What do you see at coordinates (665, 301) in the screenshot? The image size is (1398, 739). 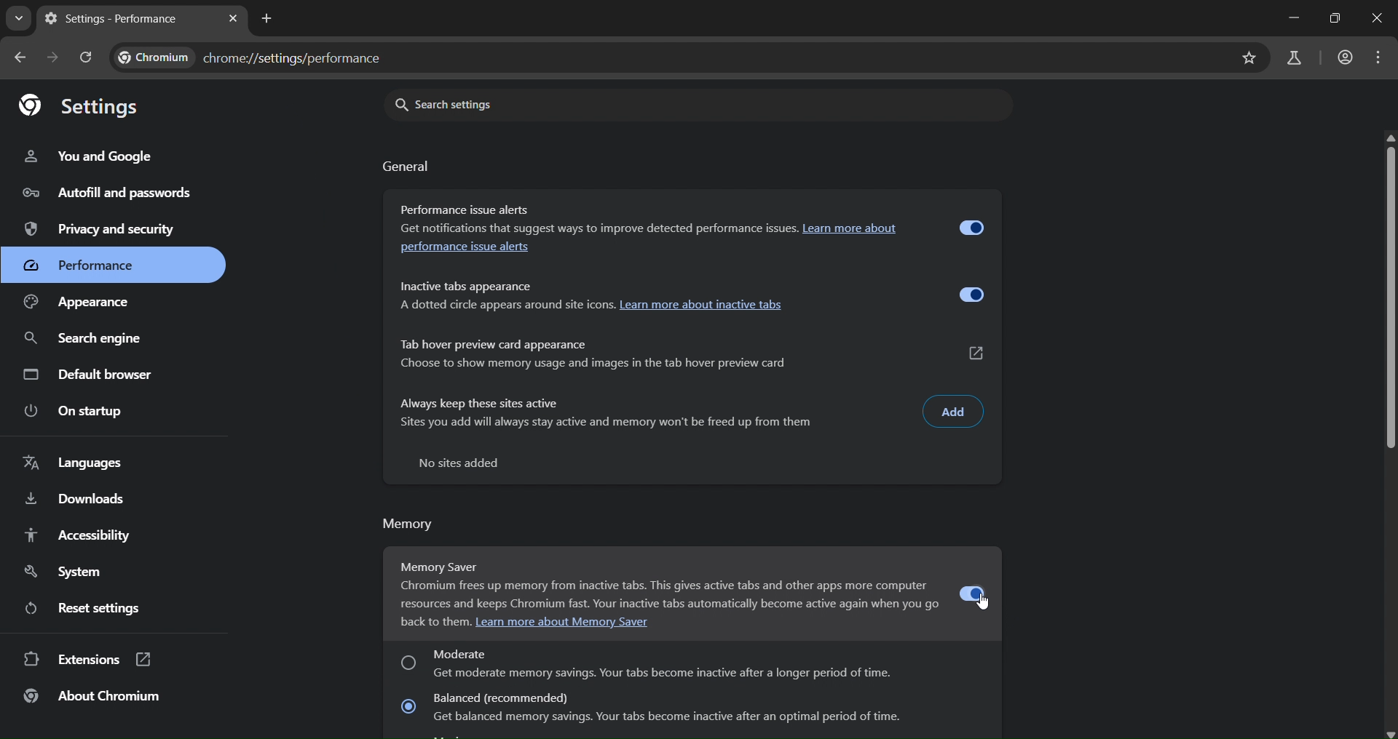 I see `Inactive tabs appearance A dotted circle appears around site icons. Learn more about inactive tabs` at bounding box center [665, 301].